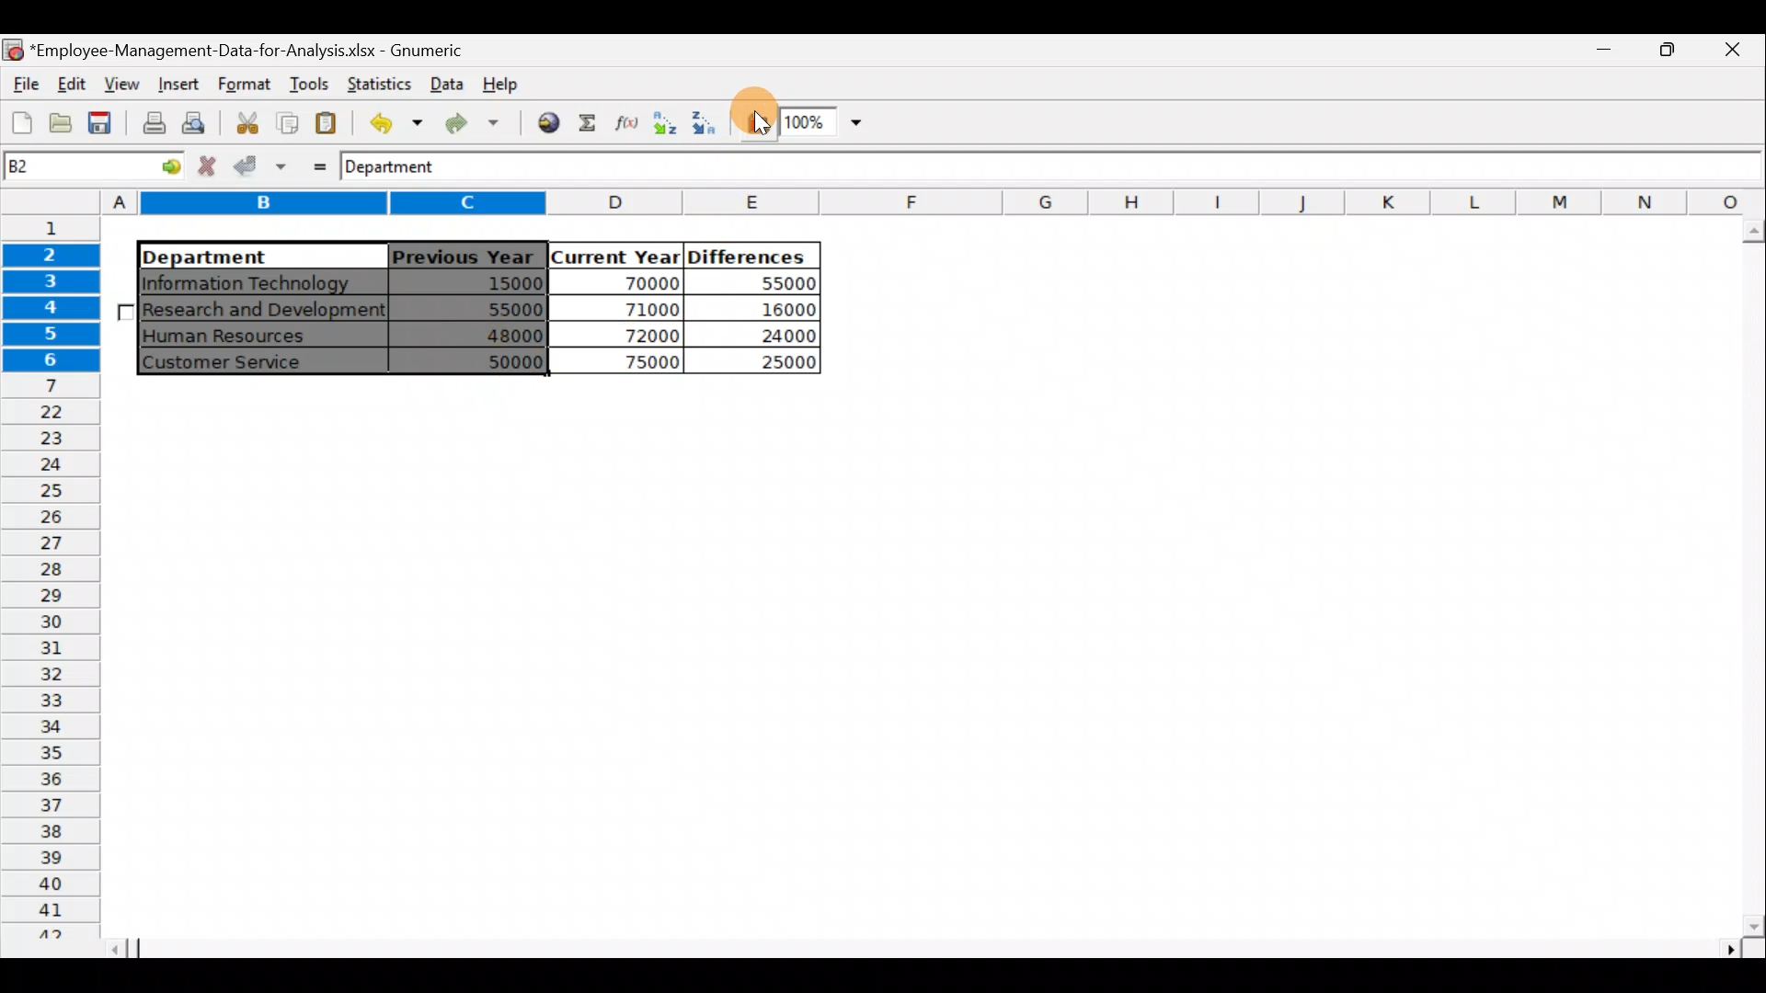  What do you see at coordinates (380, 83) in the screenshot?
I see `Statistics` at bounding box center [380, 83].